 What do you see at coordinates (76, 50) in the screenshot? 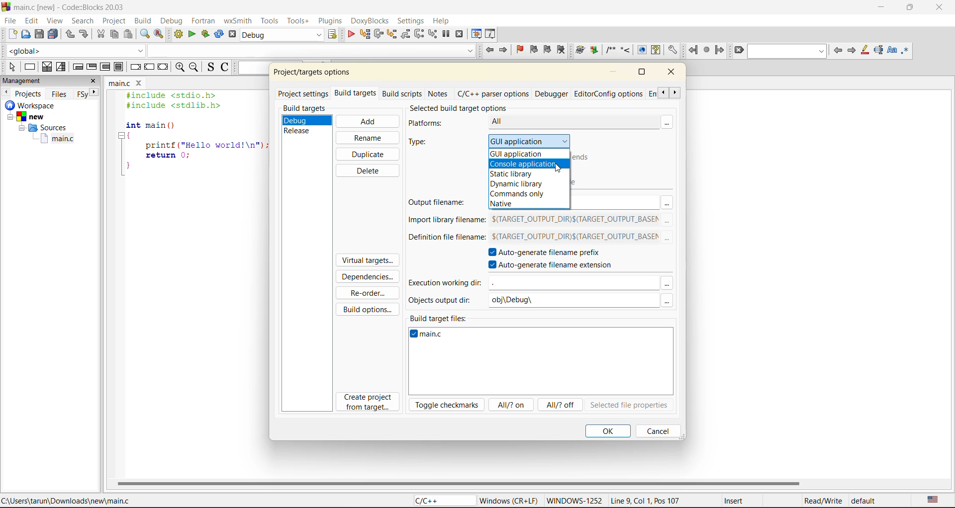
I see `<global>` at bounding box center [76, 50].